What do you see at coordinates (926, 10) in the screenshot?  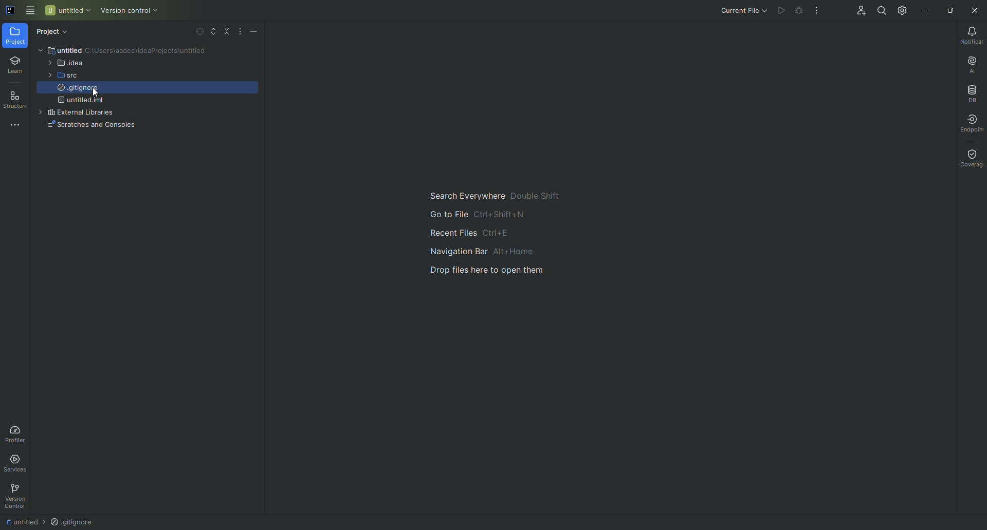 I see `Minimize` at bounding box center [926, 10].